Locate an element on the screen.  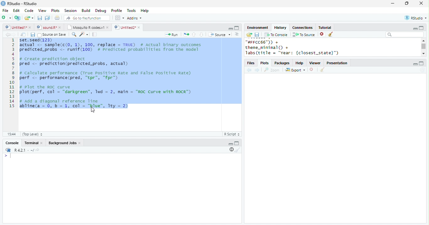
Zoom is located at coordinates (272, 70).